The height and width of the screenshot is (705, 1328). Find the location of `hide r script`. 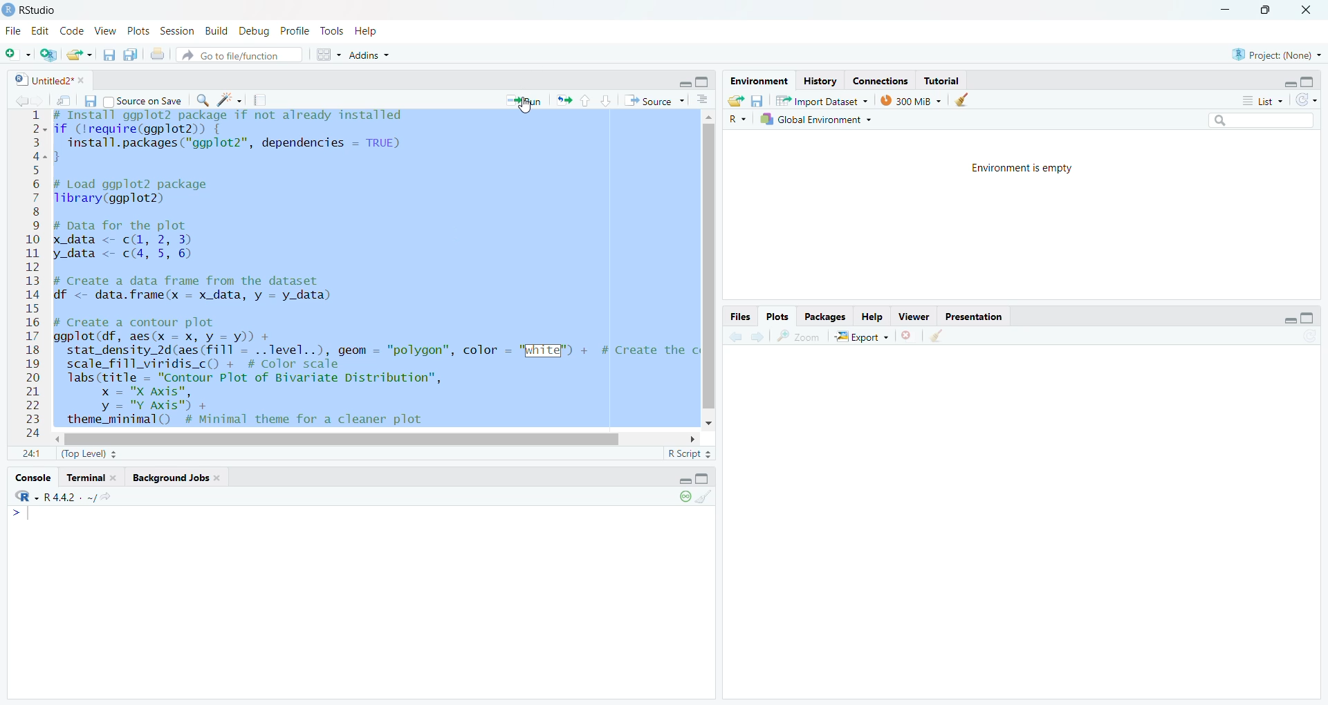

hide r script is located at coordinates (683, 82).